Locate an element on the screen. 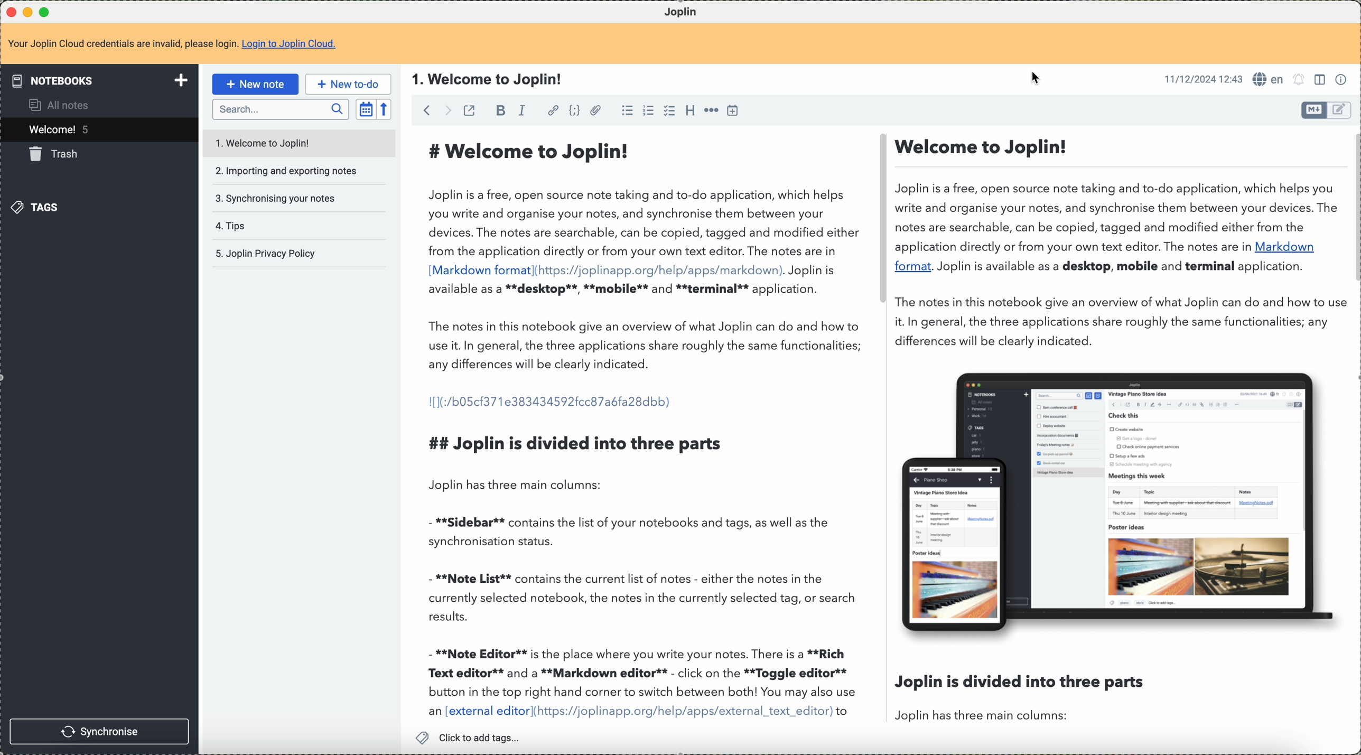 This screenshot has width=1361, height=755. synchronising your notes is located at coordinates (276, 198).